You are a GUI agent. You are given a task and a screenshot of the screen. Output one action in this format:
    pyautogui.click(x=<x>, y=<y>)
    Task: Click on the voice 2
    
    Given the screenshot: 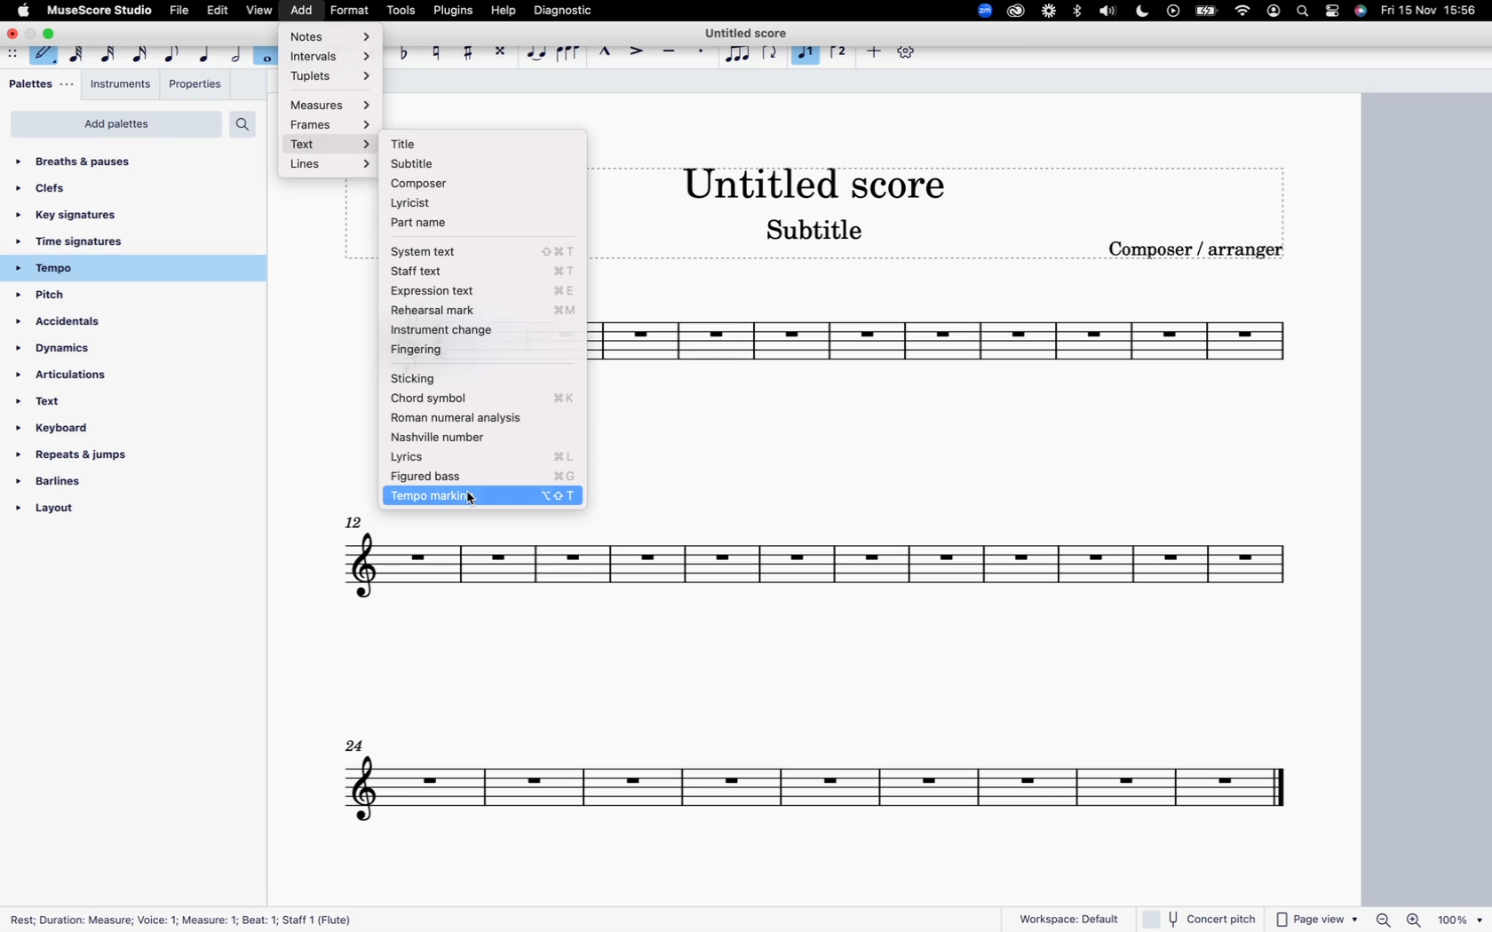 What is the action you would take?
    pyautogui.click(x=806, y=54)
    